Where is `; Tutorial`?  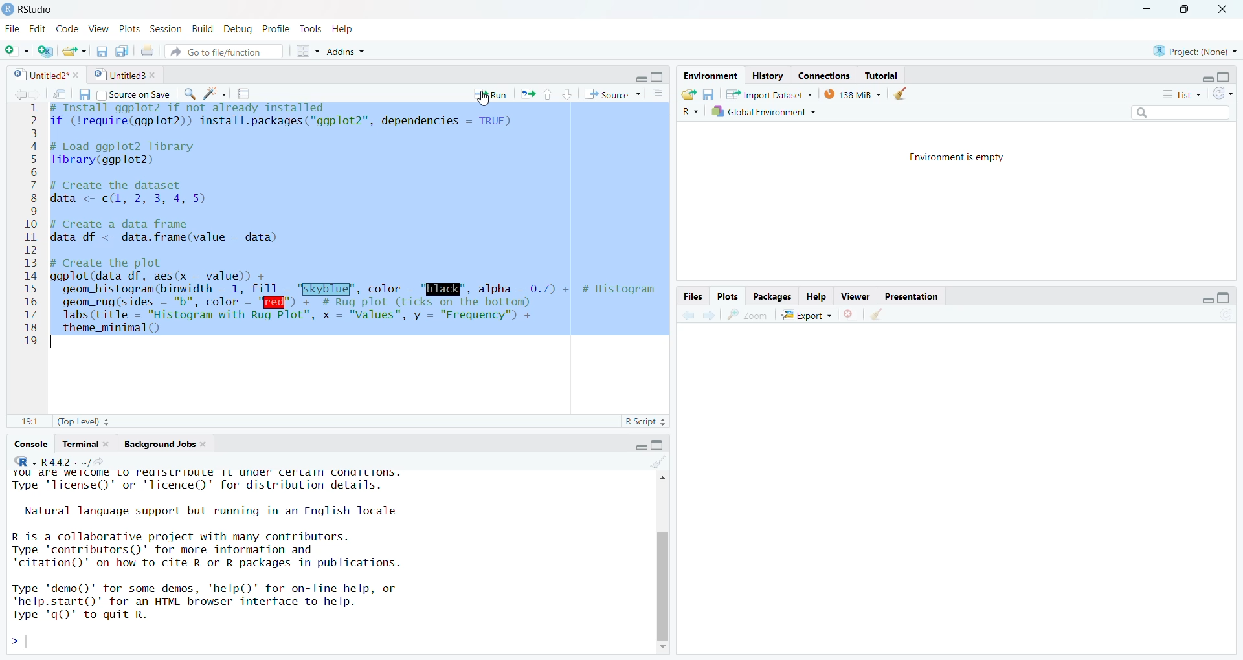
; Tutorial is located at coordinates (890, 74).